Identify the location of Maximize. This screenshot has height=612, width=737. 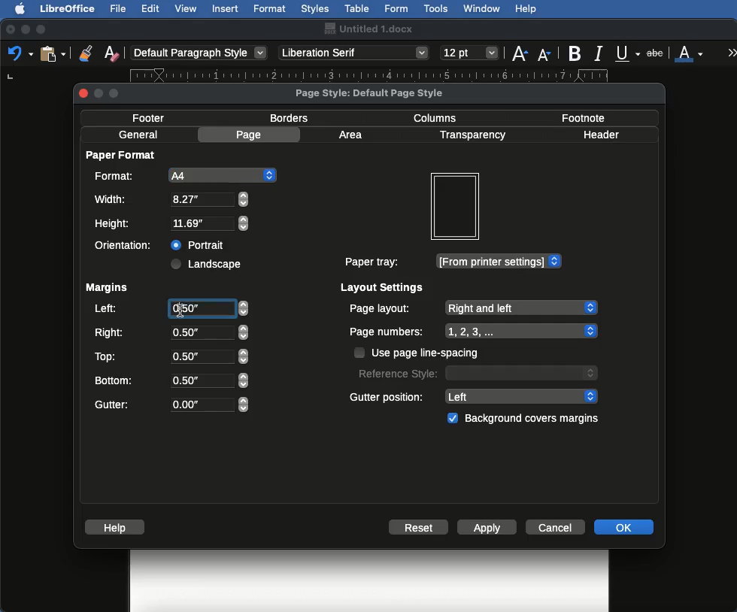
(42, 29).